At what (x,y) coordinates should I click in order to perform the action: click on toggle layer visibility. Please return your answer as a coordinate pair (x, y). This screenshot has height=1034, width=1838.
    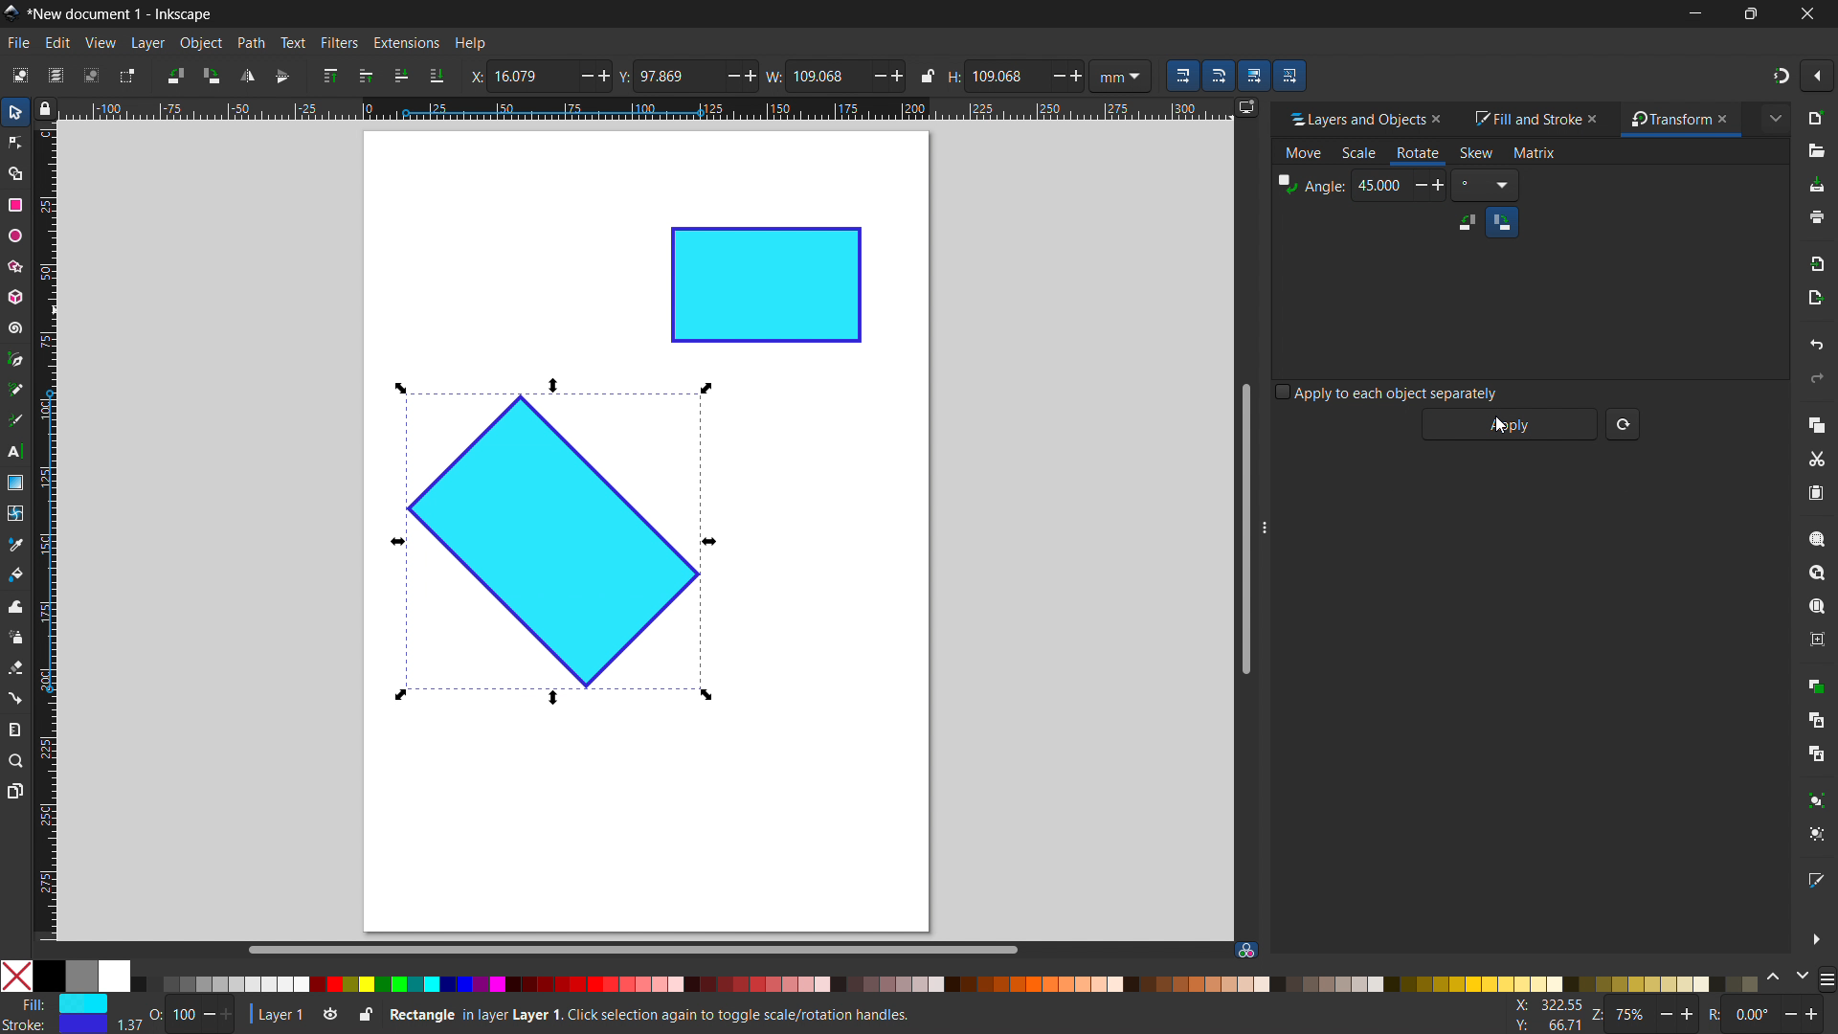
    Looking at the image, I should click on (331, 1016).